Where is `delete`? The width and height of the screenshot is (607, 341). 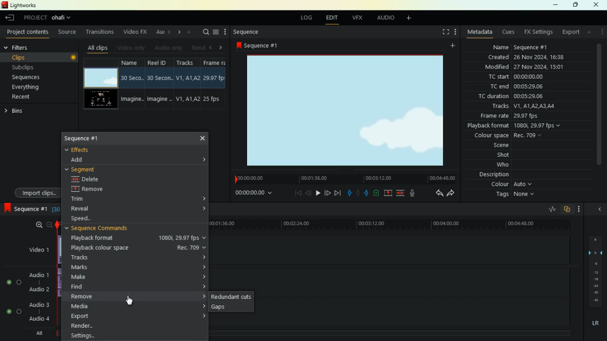 delete is located at coordinates (96, 179).